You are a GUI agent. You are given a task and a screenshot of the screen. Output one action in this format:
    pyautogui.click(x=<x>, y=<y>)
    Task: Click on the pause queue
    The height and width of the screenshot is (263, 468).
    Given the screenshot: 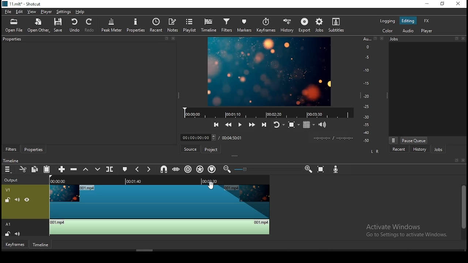 What is the action you would take?
    pyautogui.click(x=414, y=139)
    